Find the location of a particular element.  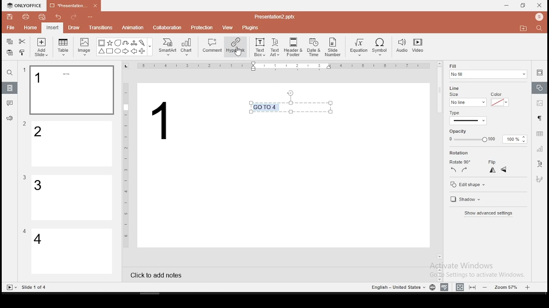

fit to width is located at coordinates (458, 287).